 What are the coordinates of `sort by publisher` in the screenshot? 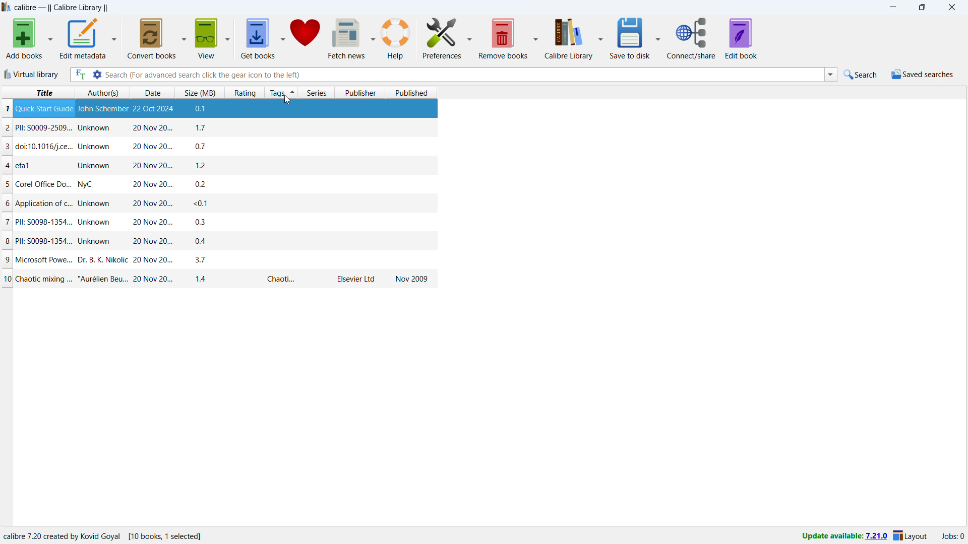 It's located at (359, 92).